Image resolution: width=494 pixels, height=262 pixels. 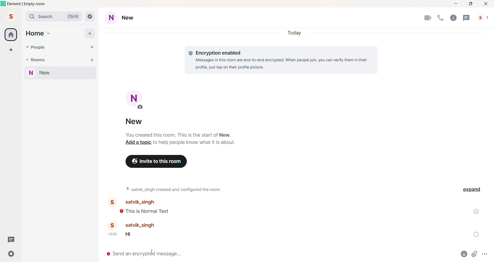 What do you see at coordinates (179, 138) in the screenshot?
I see `You created this room. This is the start of New.
Add a topic to help people know what it is about.` at bounding box center [179, 138].